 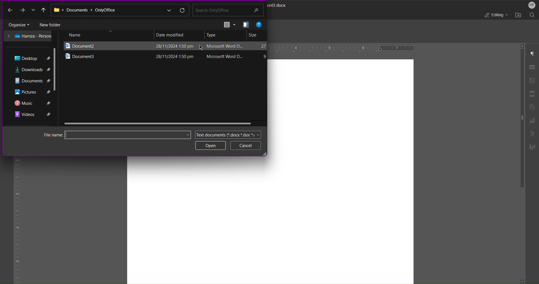 I want to click on 28/11/2024 1:50pm, so click(x=172, y=46).